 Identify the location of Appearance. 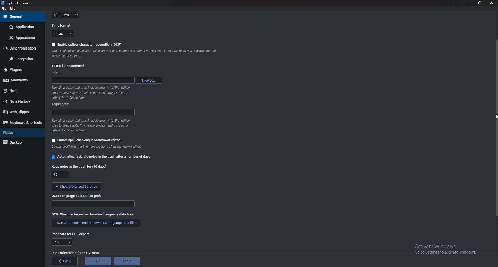
(22, 37).